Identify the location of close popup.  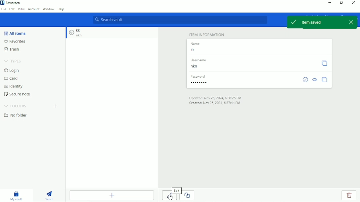
(353, 23).